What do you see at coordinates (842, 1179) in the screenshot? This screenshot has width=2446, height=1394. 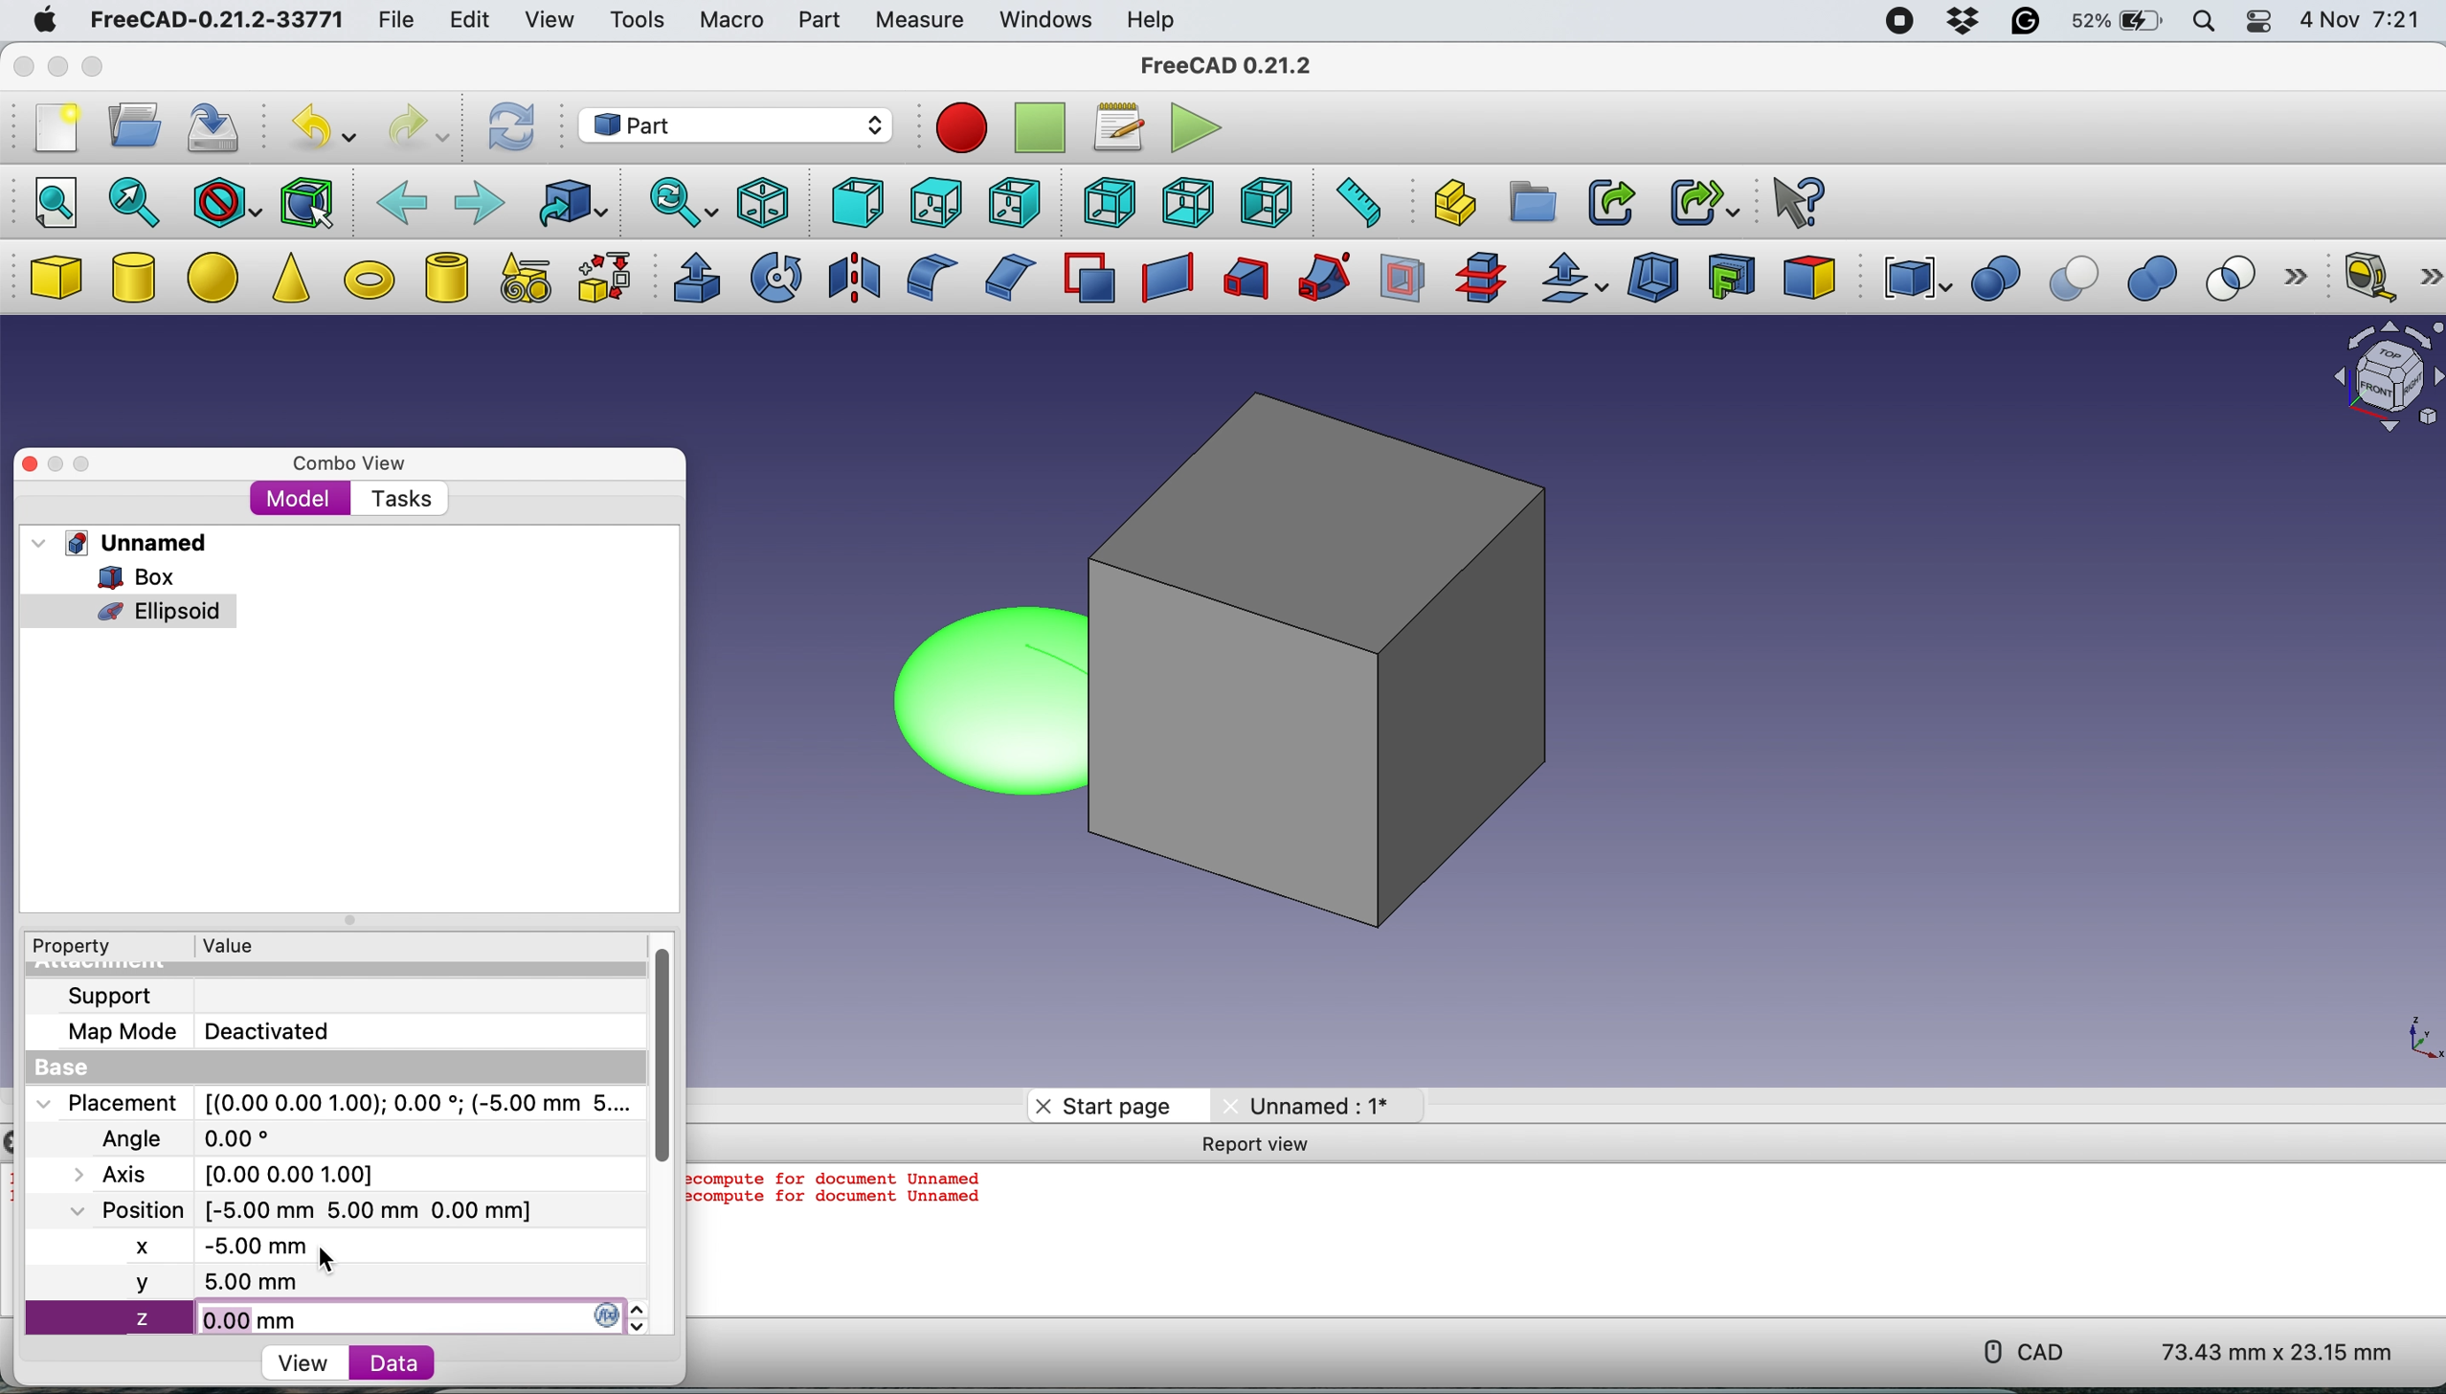 I see `ecompute for document Unnamed` at bounding box center [842, 1179].